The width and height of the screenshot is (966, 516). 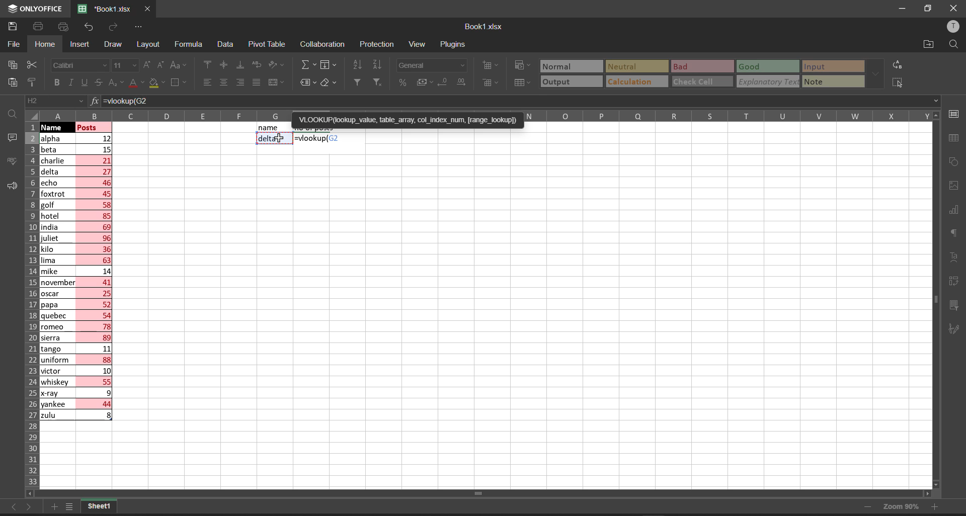 I want to click on font, so click(x=79, y=64).